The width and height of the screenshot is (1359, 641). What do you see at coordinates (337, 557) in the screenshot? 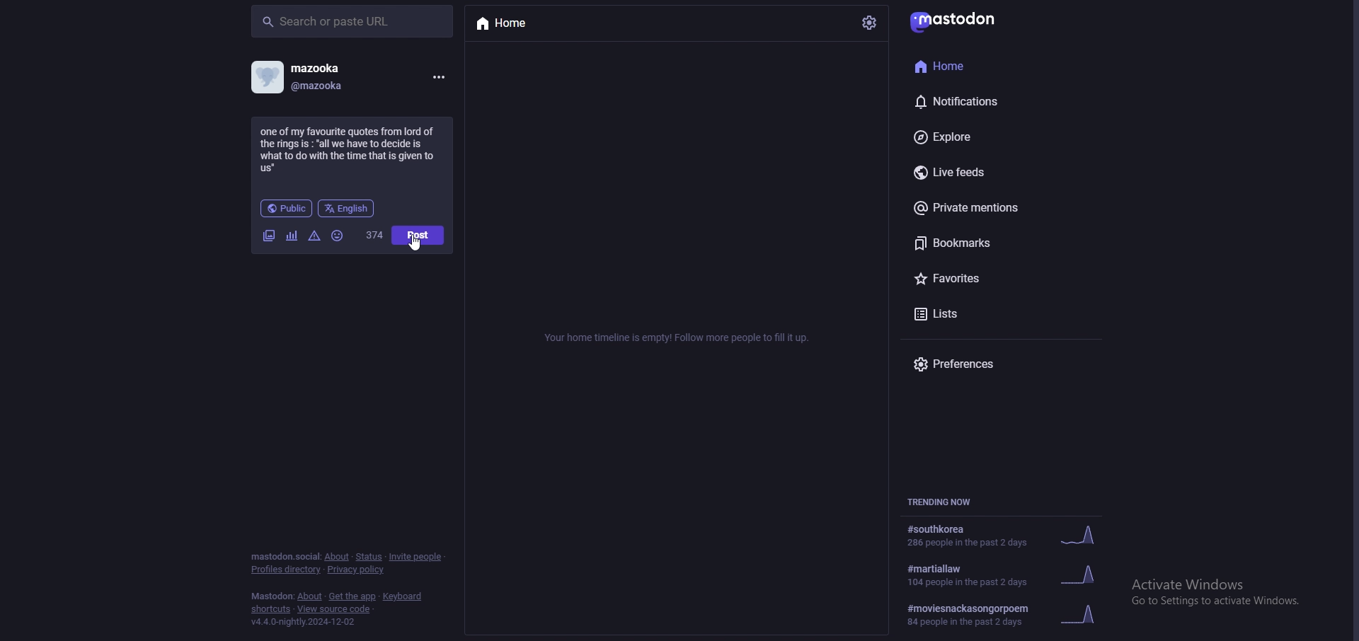
I see `about` at bounding box center [337, 557].